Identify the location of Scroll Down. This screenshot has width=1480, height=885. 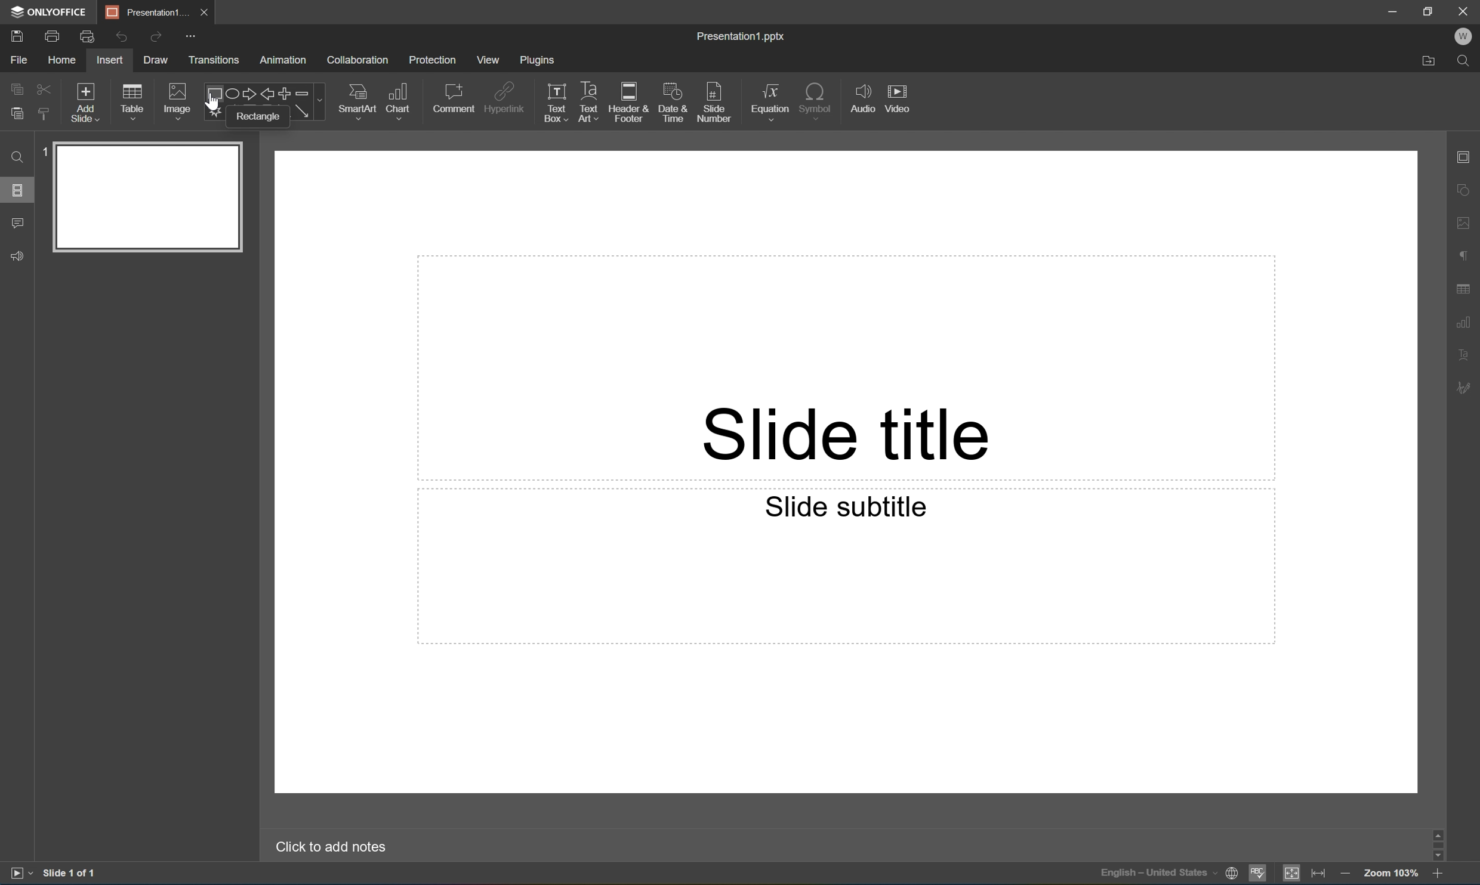
(1438, 856).